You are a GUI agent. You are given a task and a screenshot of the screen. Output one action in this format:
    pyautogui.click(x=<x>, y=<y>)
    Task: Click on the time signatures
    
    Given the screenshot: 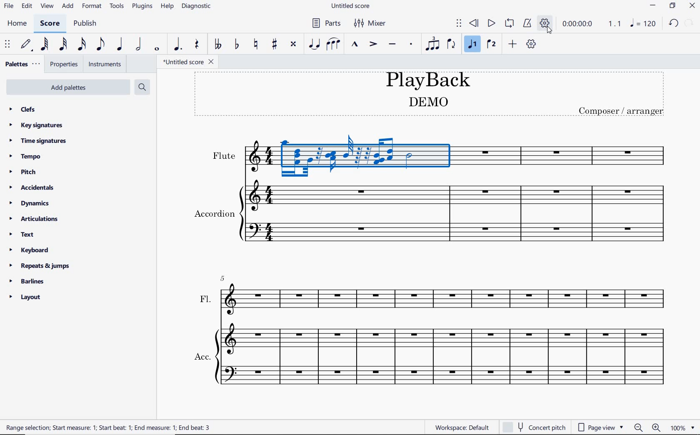 What is the action you would take?
    pyautogui.click(x=40, y=140)
    